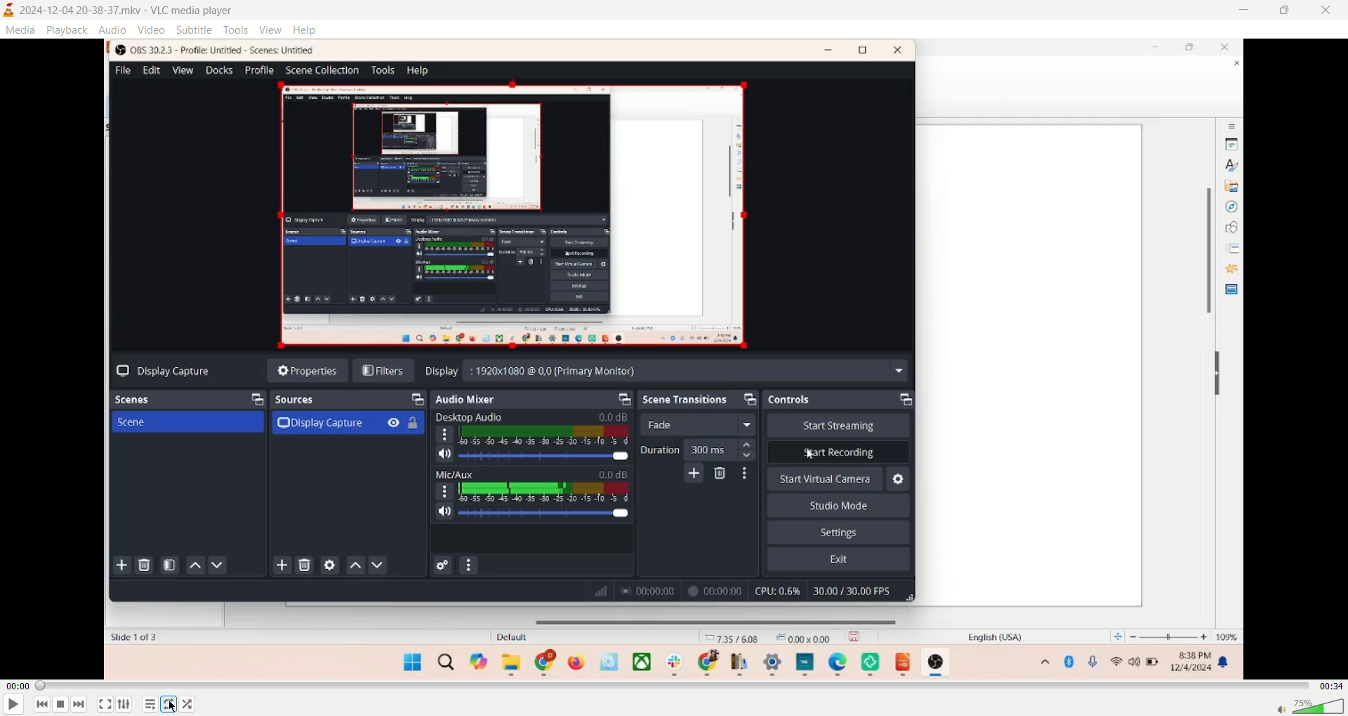 This screenshot has width=1348, height=716. What do you see at coordinates (129, 11) in the screenshot?
I see `2024-12-04 20-38-37.mkv - VLC media player` at bounding box center [129, 11].